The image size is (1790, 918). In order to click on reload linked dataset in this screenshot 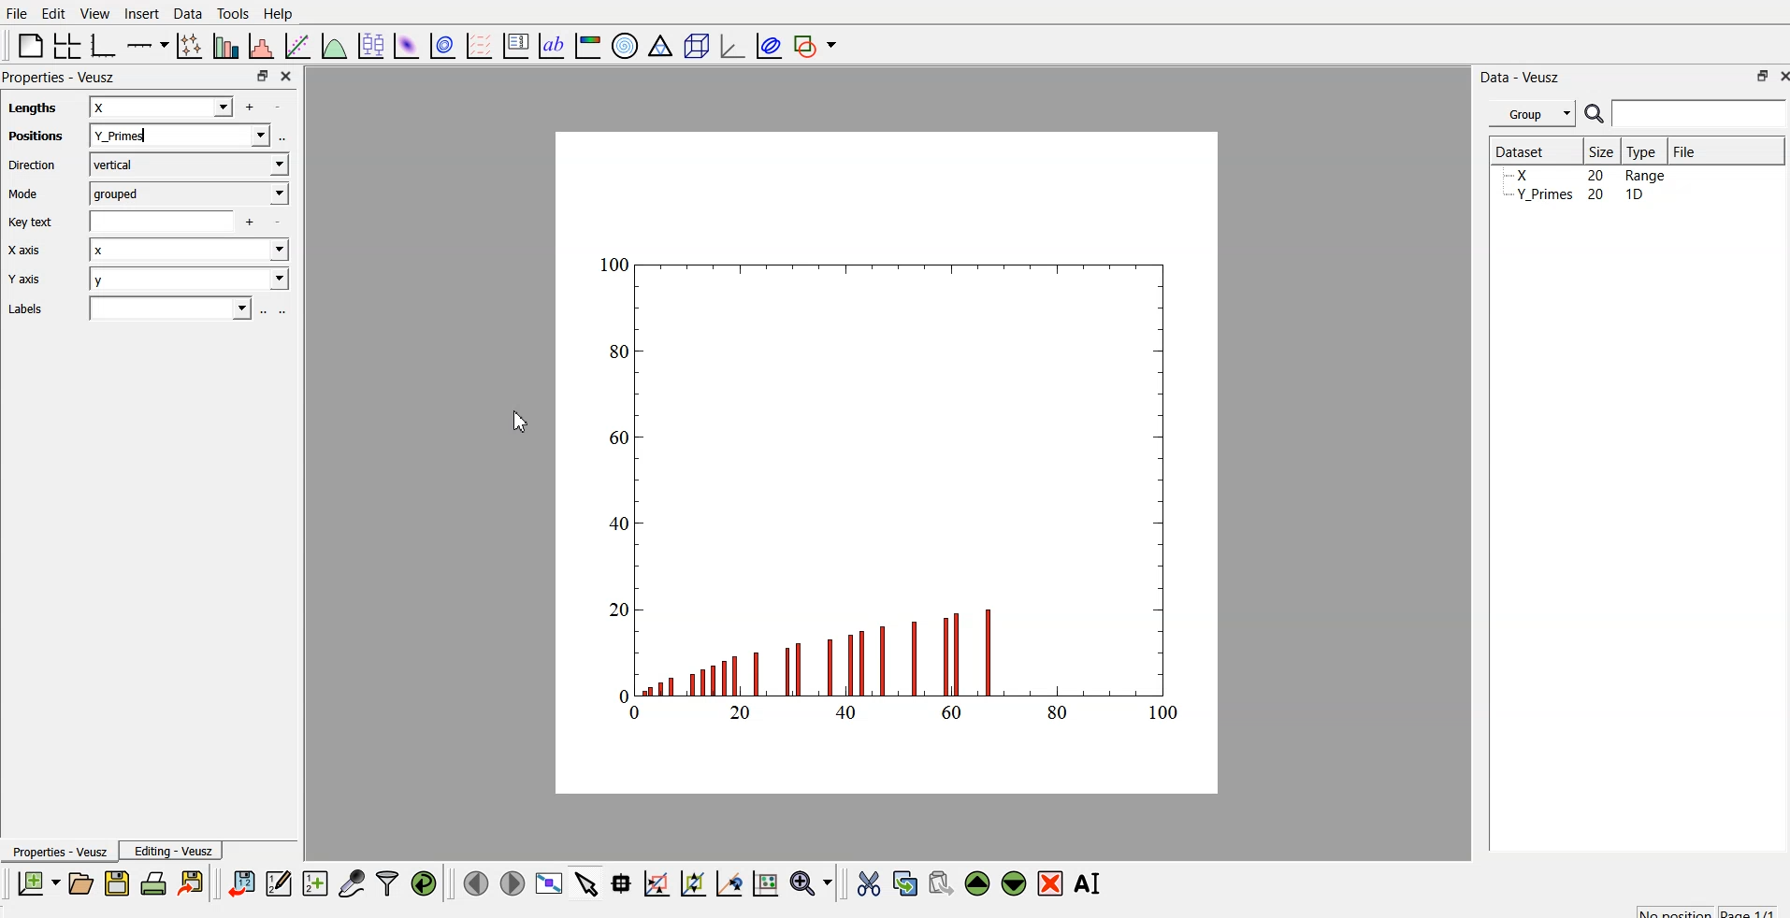, I will do `click(424, 881)`.